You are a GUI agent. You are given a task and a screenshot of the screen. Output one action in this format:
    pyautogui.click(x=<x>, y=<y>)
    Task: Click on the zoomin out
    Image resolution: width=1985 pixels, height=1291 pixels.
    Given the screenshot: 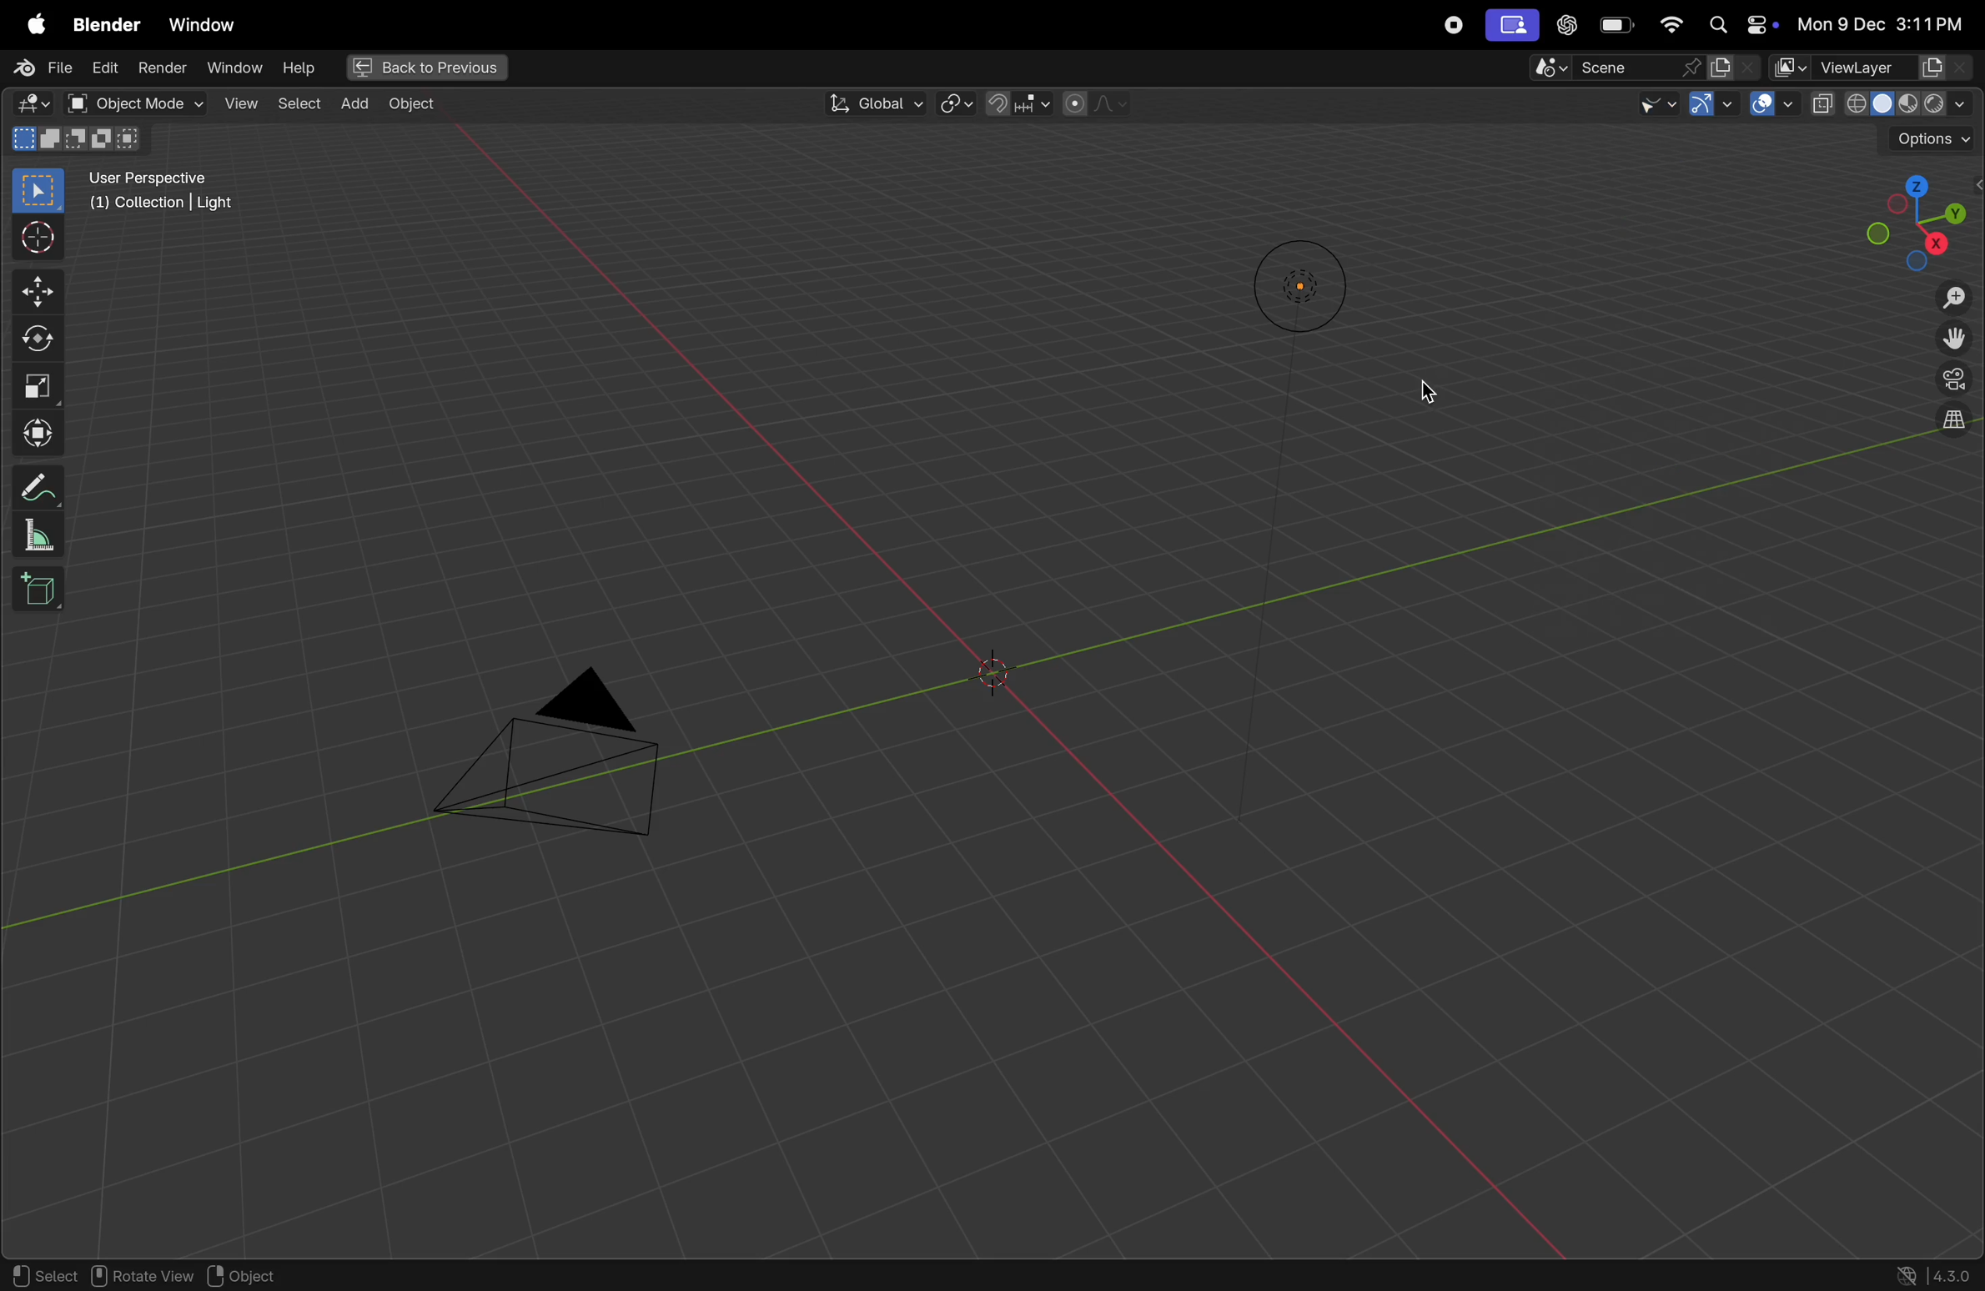 What is the action you would take?
    pyautogui.click(x=1954, y=299)
    